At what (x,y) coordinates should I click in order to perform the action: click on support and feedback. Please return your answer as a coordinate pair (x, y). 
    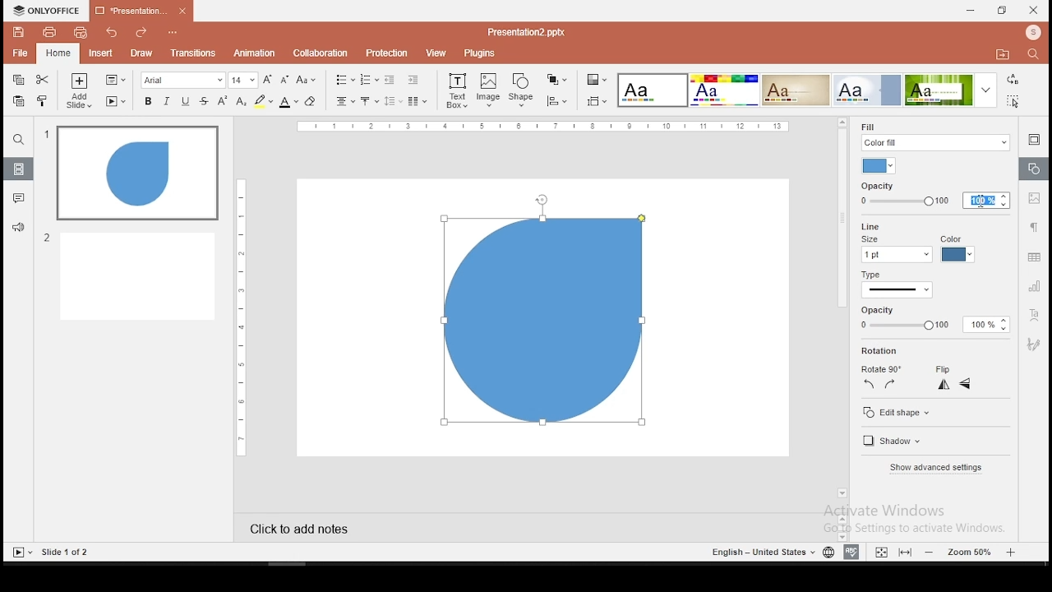
    Looking at the image, I should click on (18, 227).